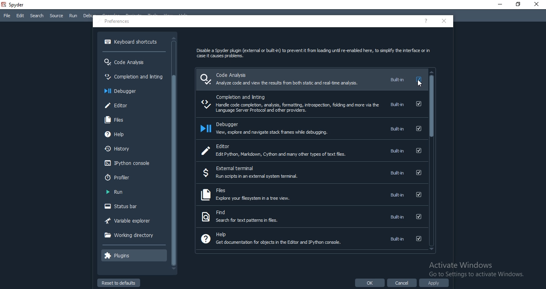  I want to click on Edit, so click(20, 16).